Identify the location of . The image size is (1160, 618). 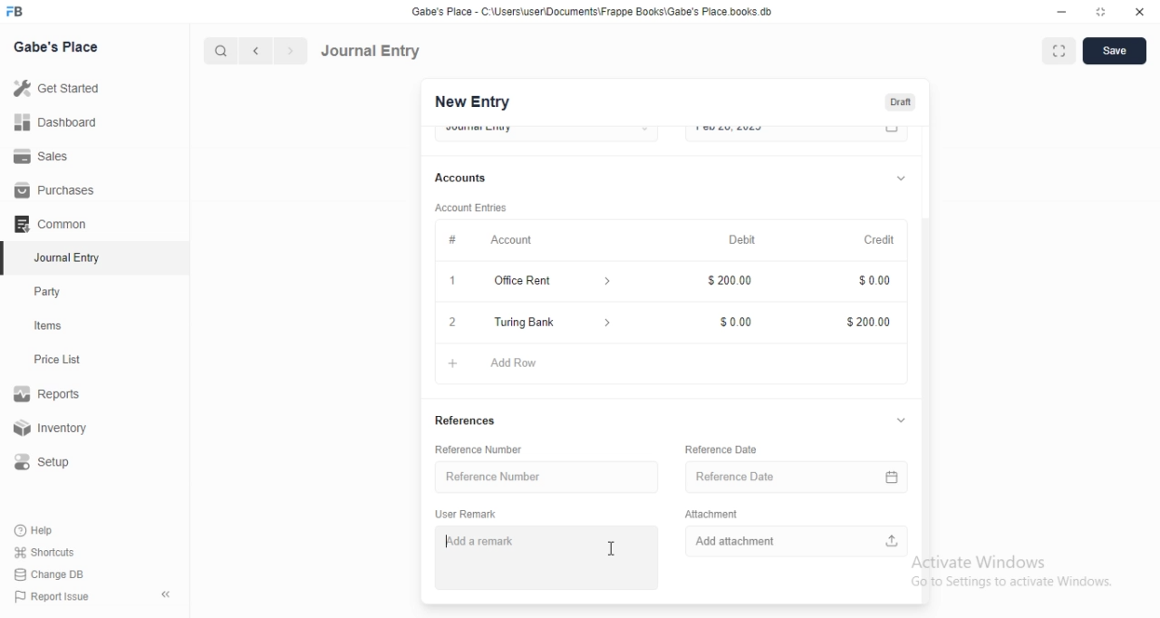
(453, 239).